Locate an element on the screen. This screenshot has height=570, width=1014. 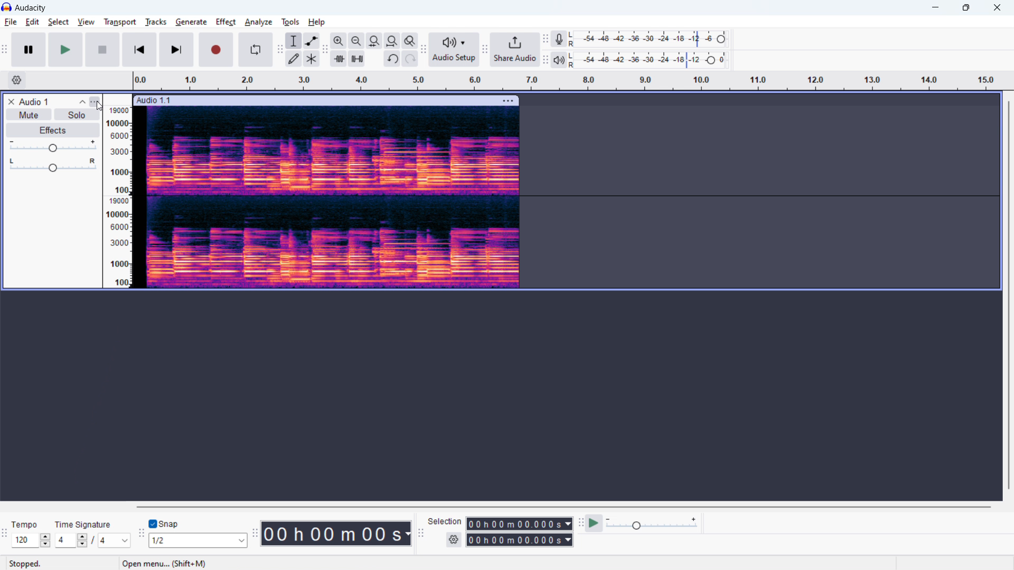
record is located at coordinates (215, 50).